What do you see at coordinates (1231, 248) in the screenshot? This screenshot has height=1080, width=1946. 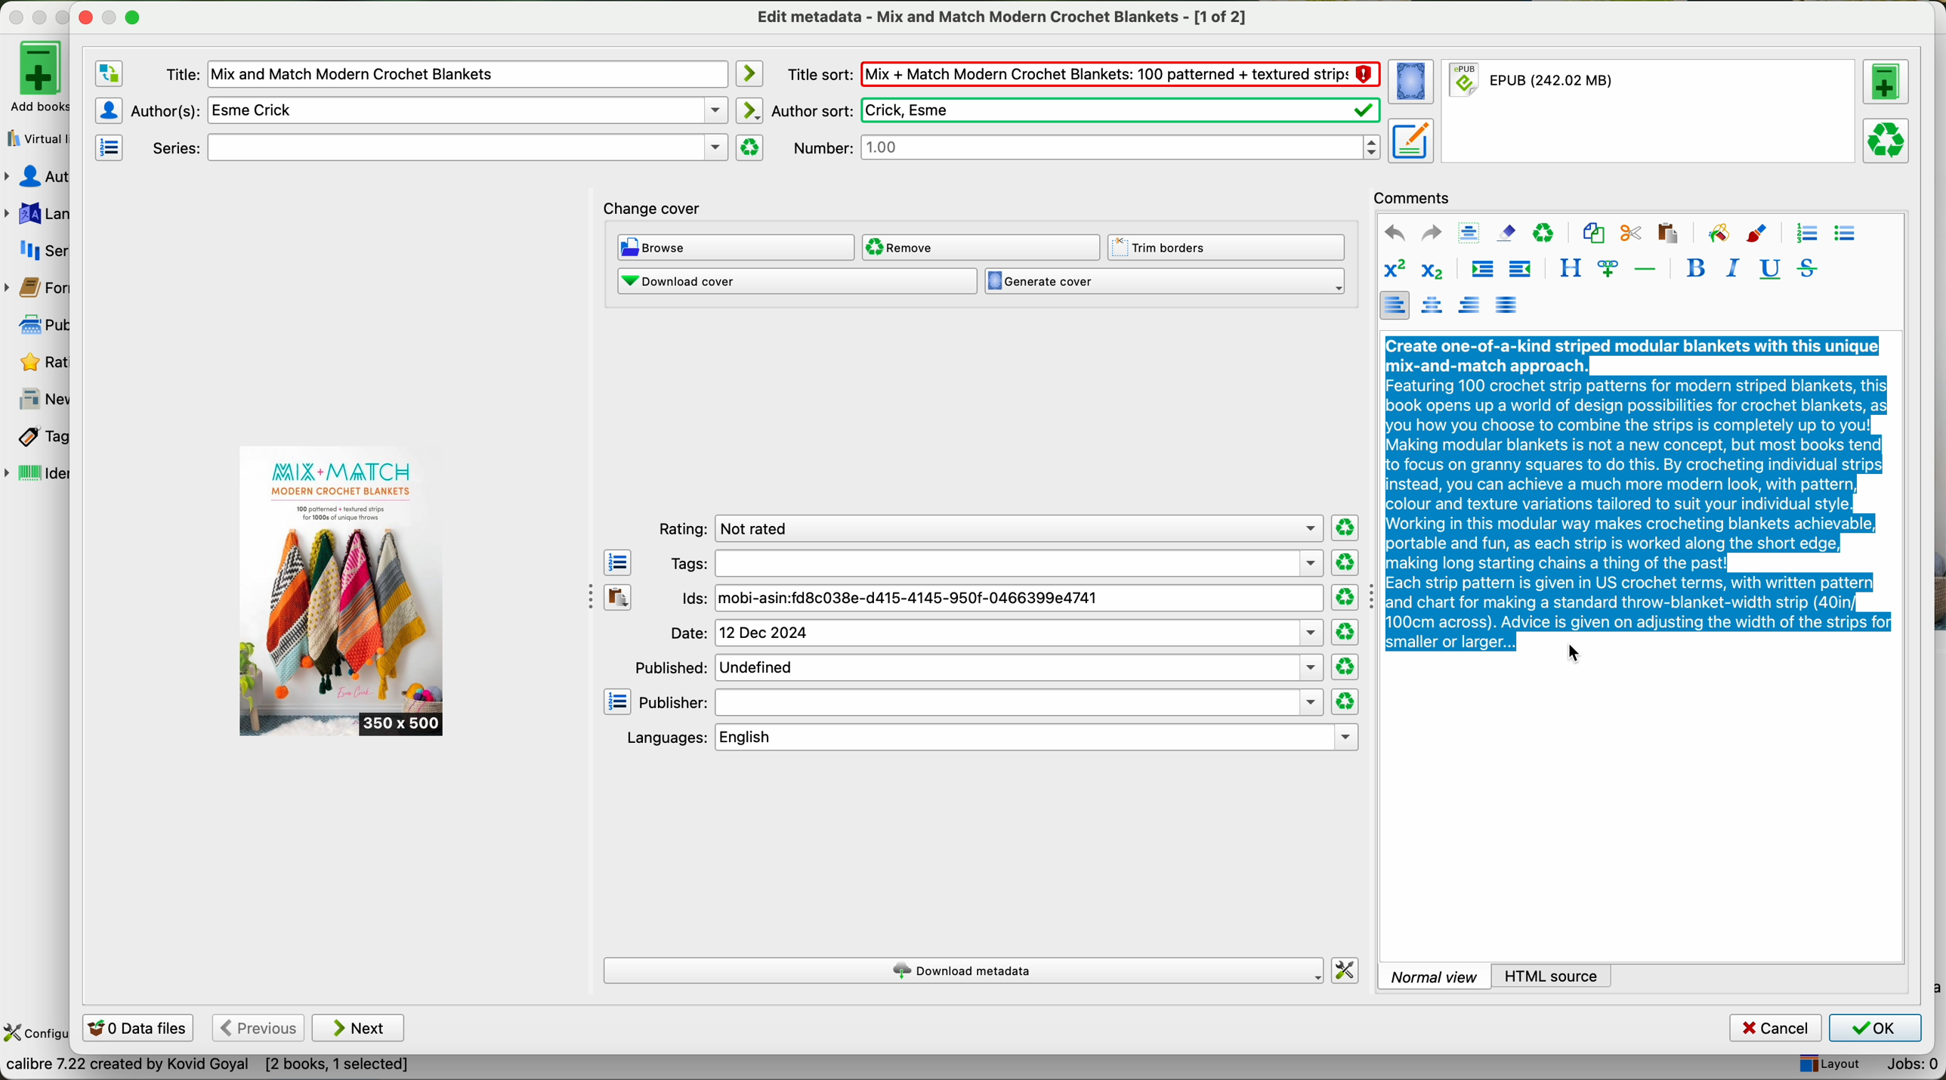 I see `trim borders` at bounding box center [1231, 248].